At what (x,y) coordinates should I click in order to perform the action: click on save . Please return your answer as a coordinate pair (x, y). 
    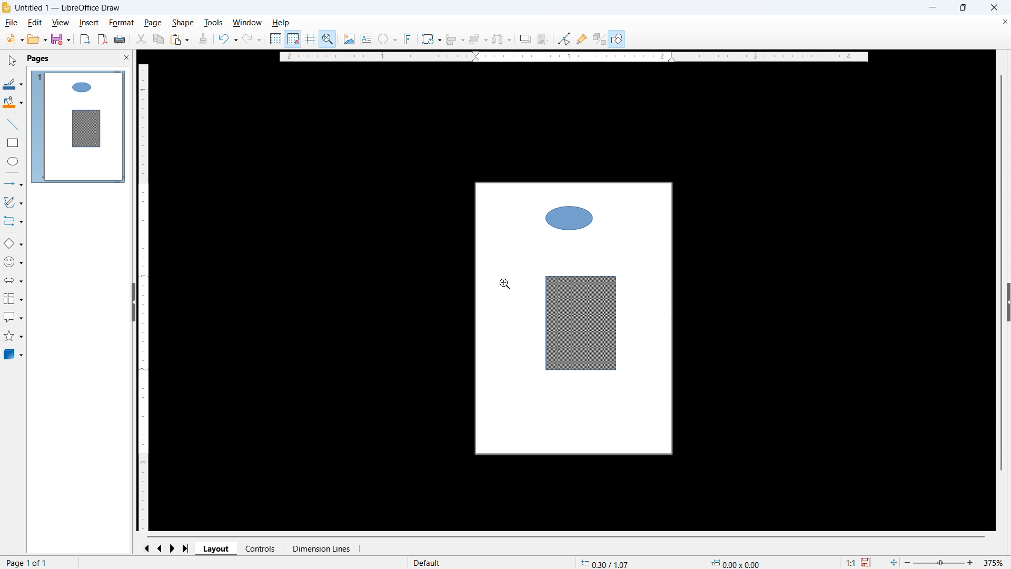
    Looking at the image, I should click on (867, 562).